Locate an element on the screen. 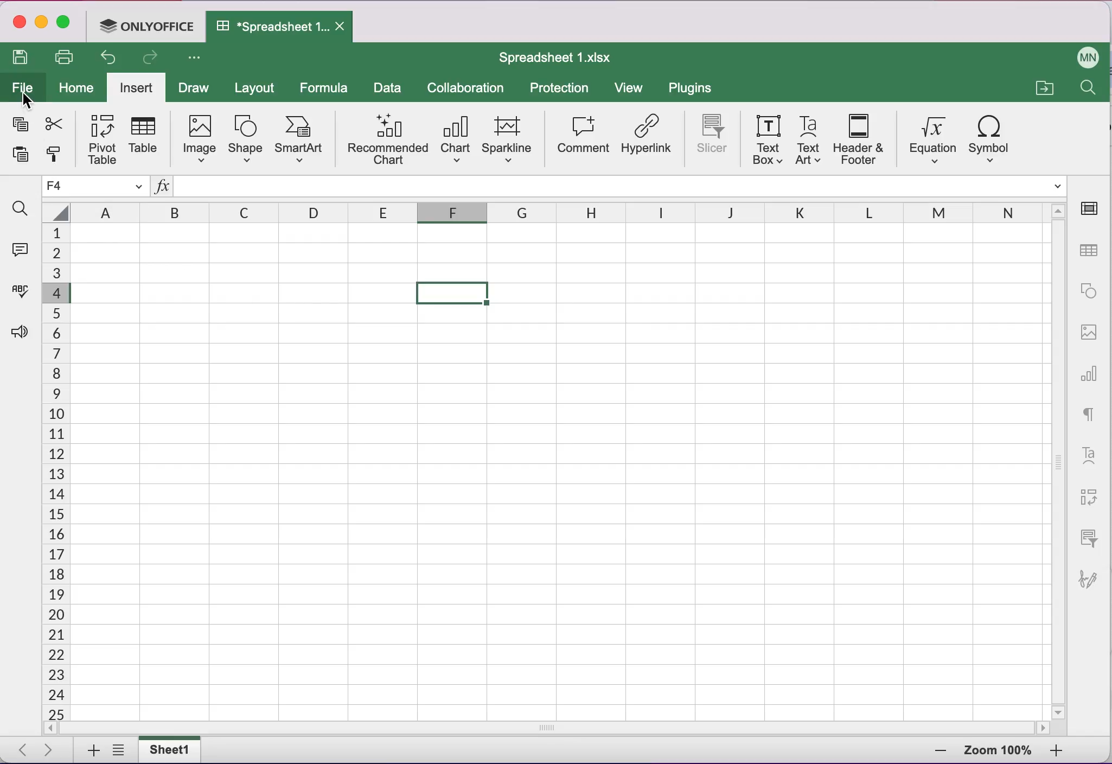 The width and height of the screenshot is (1112, 764). copy style is located at coordinates (55, 155).